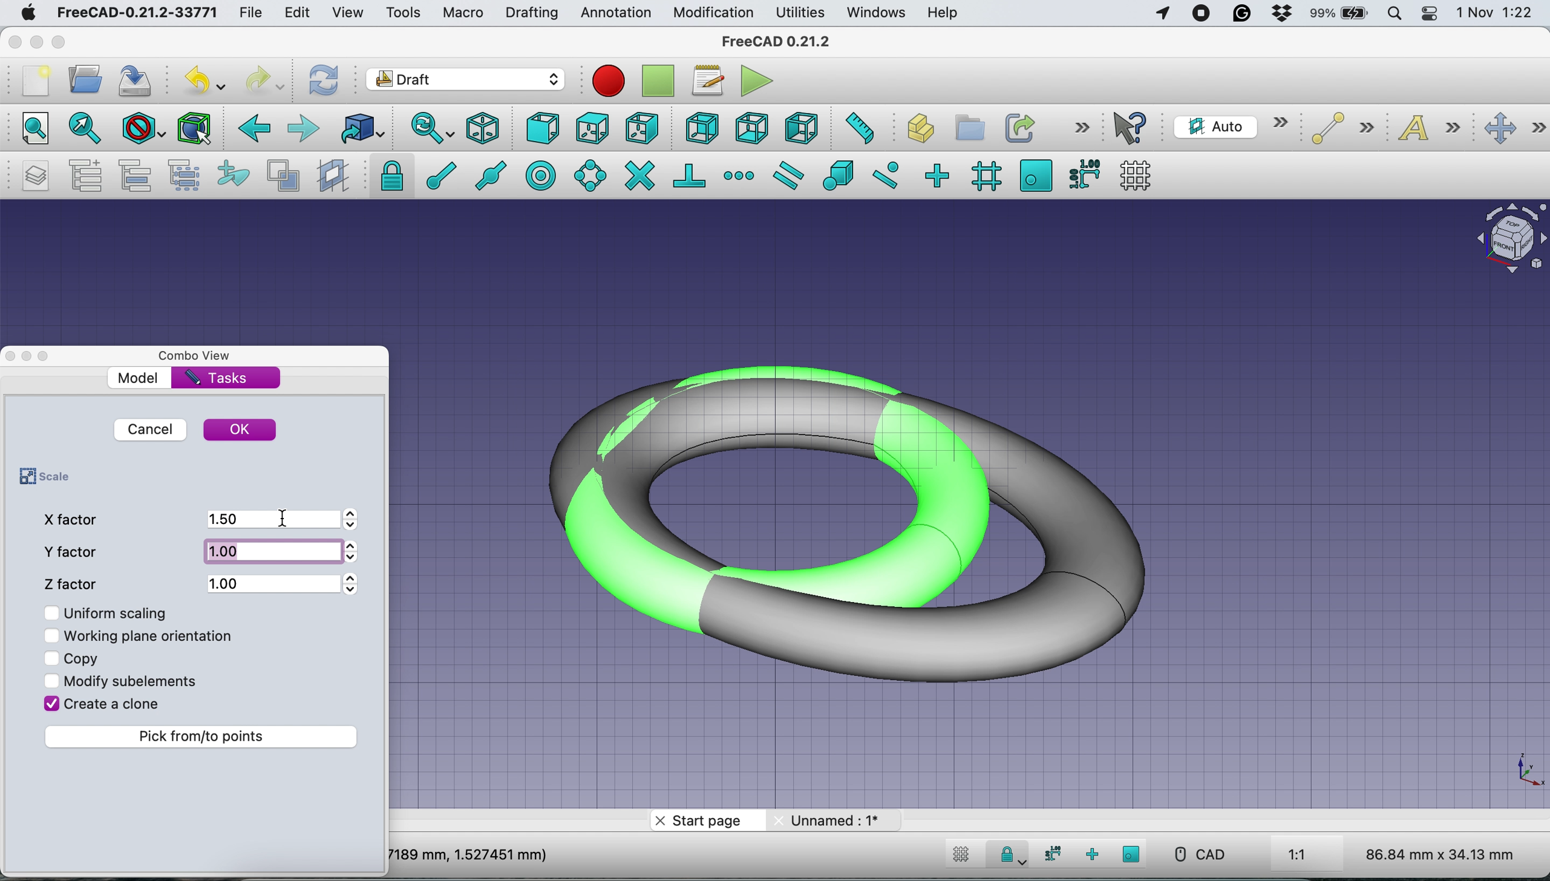 The image size is (1550, 881). Describe the element at coordinates (229, 175) in the screenshot. I see `add to construction group` at that location.